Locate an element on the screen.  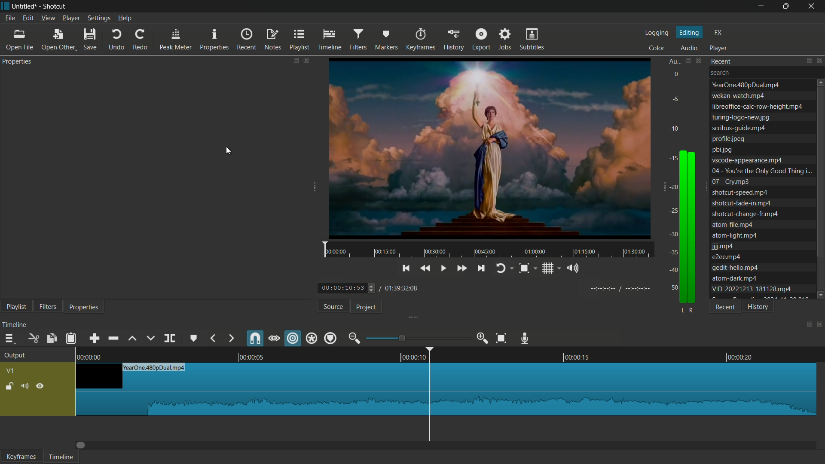
time is located at coordinates (520, 270).